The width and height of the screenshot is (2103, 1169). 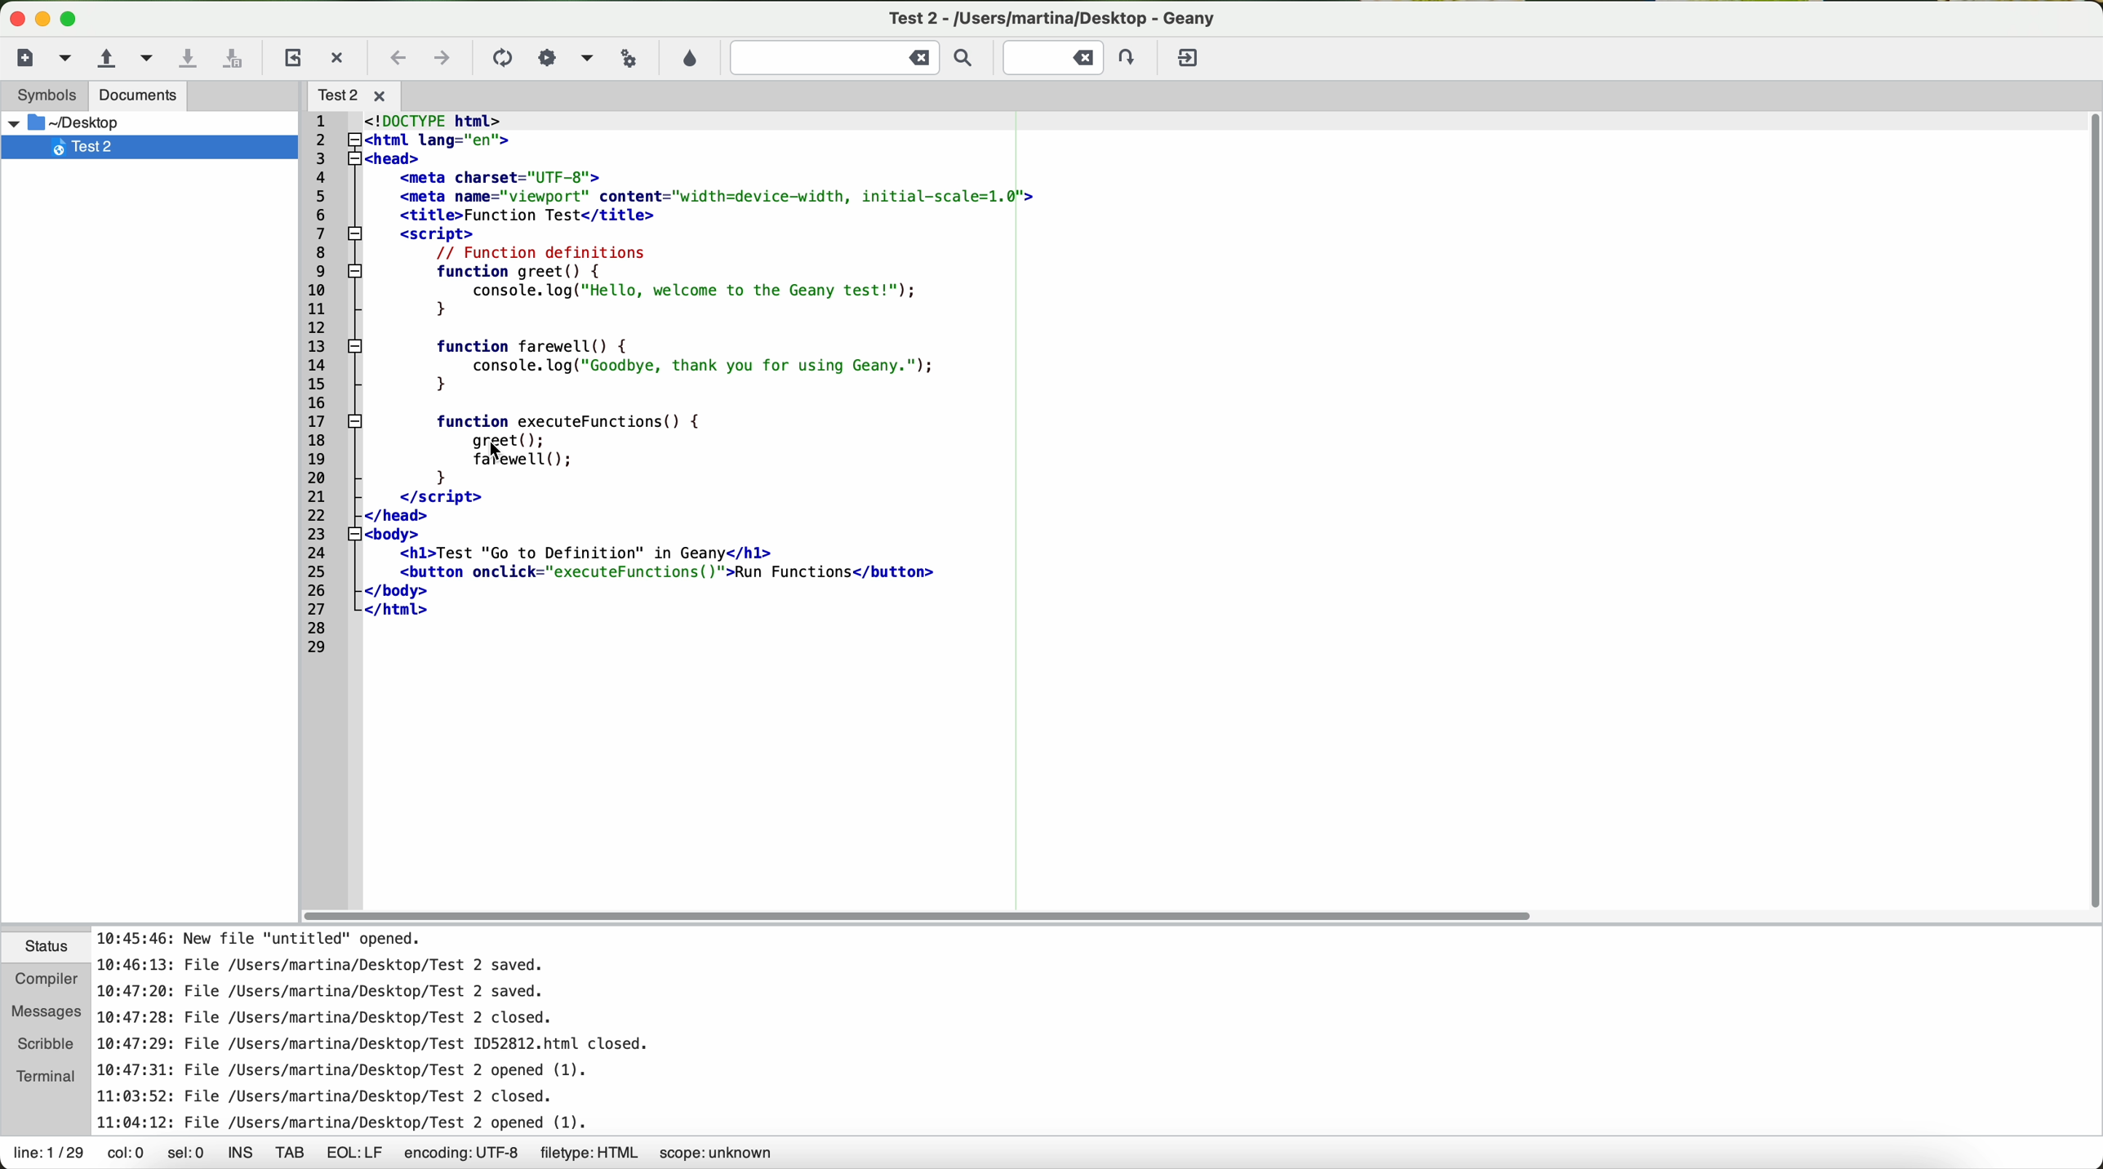 What do you see at coordinates (858, 57) in the screenshot?
I see `find the entered text in the current file` at bounding box center [858, 57].